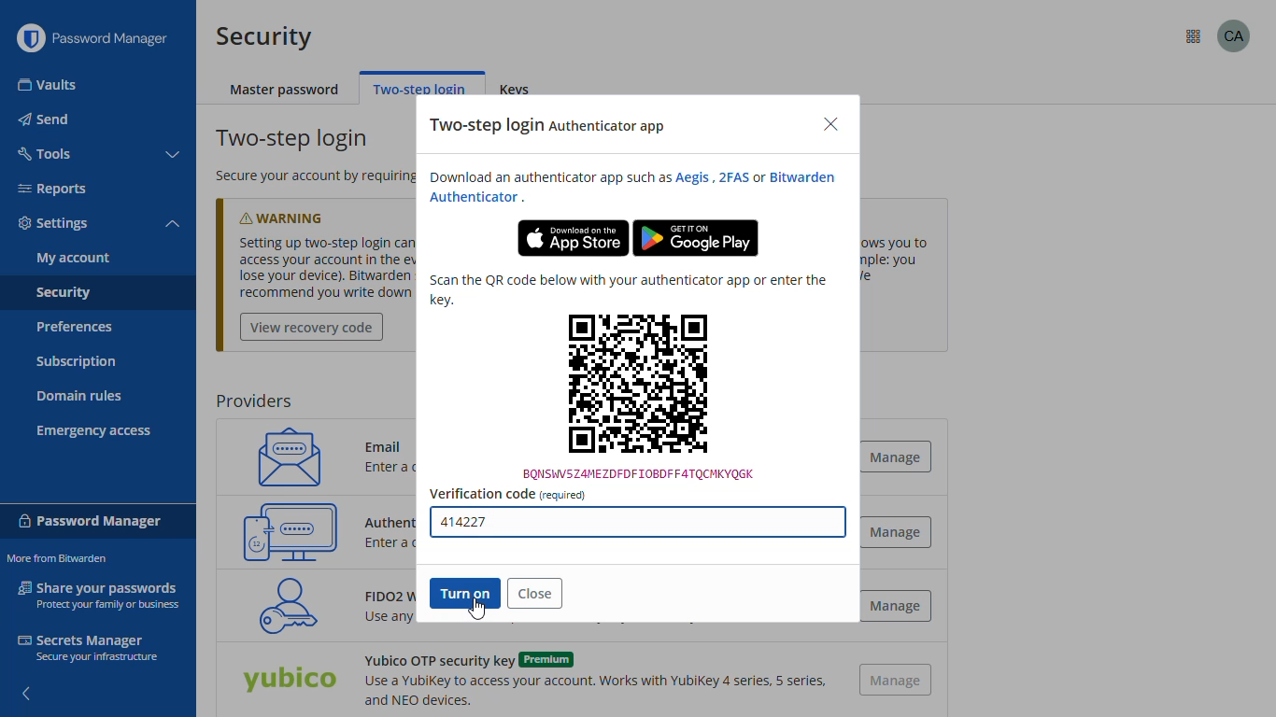  Describe the element at coordinates (535, 593) in the screenshot. I see `close` at that location.